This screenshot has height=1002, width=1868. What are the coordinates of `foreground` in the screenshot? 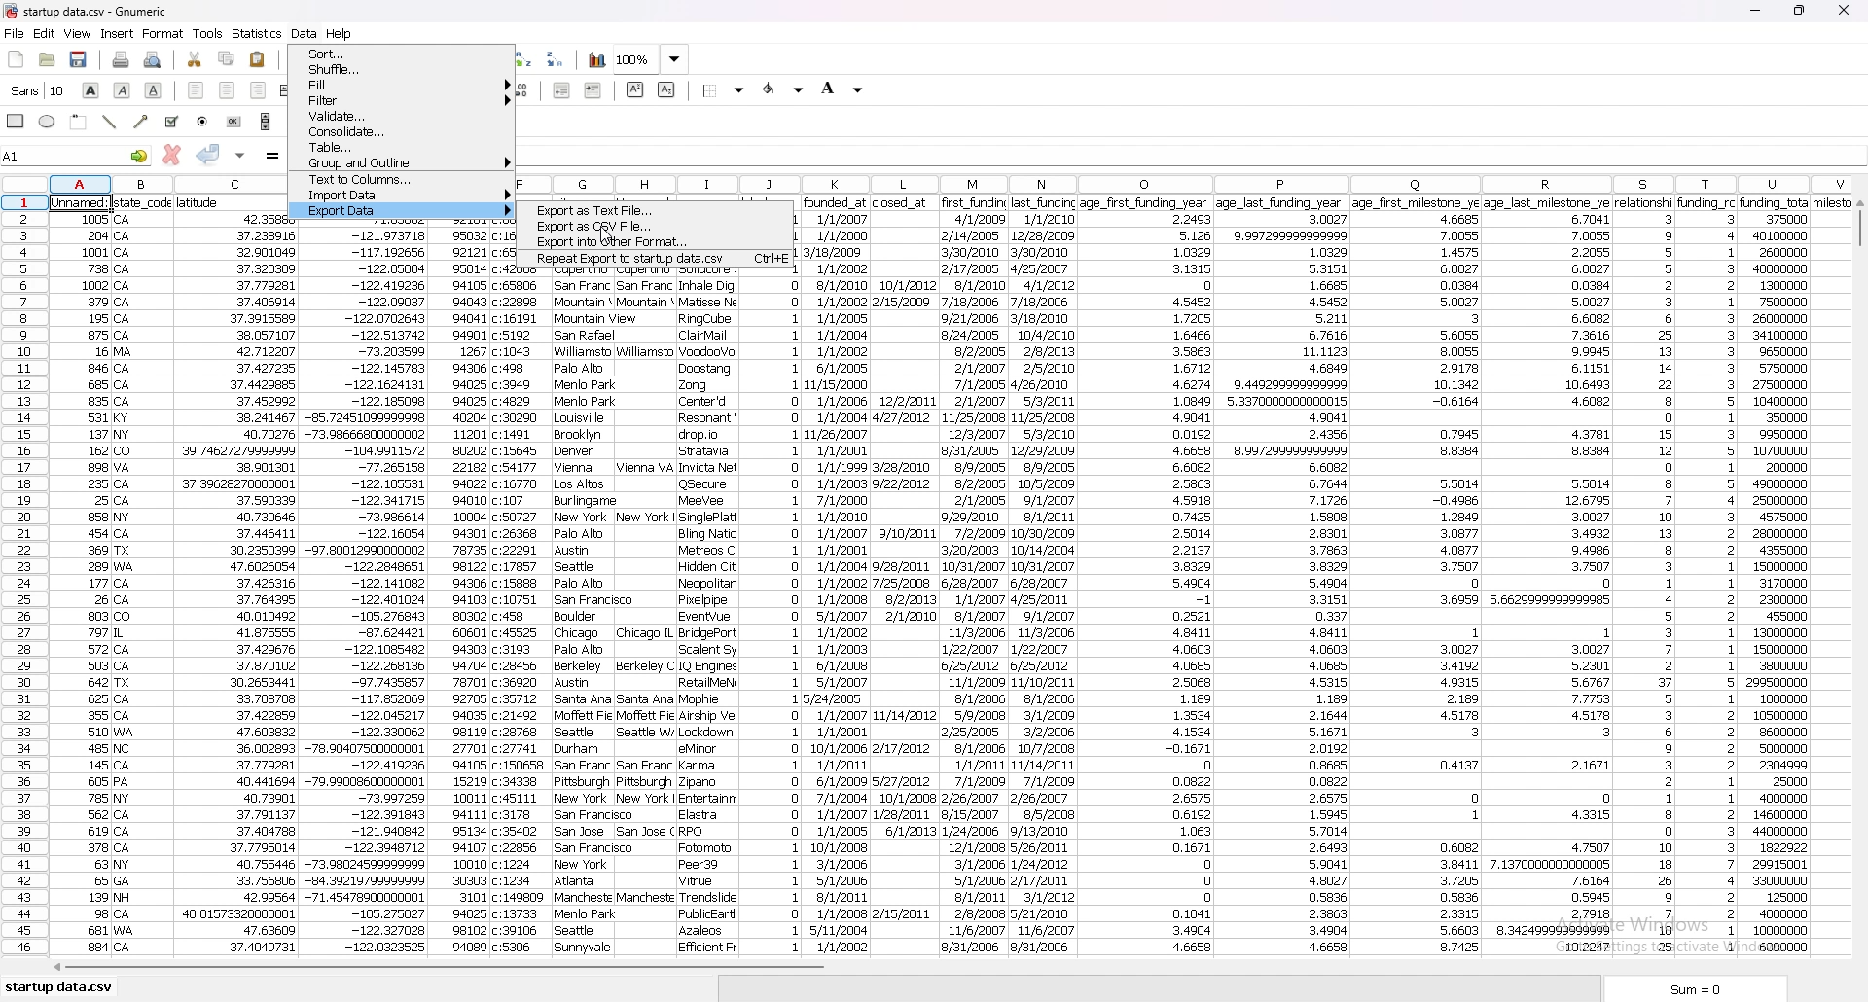 It's located at (784, 89).